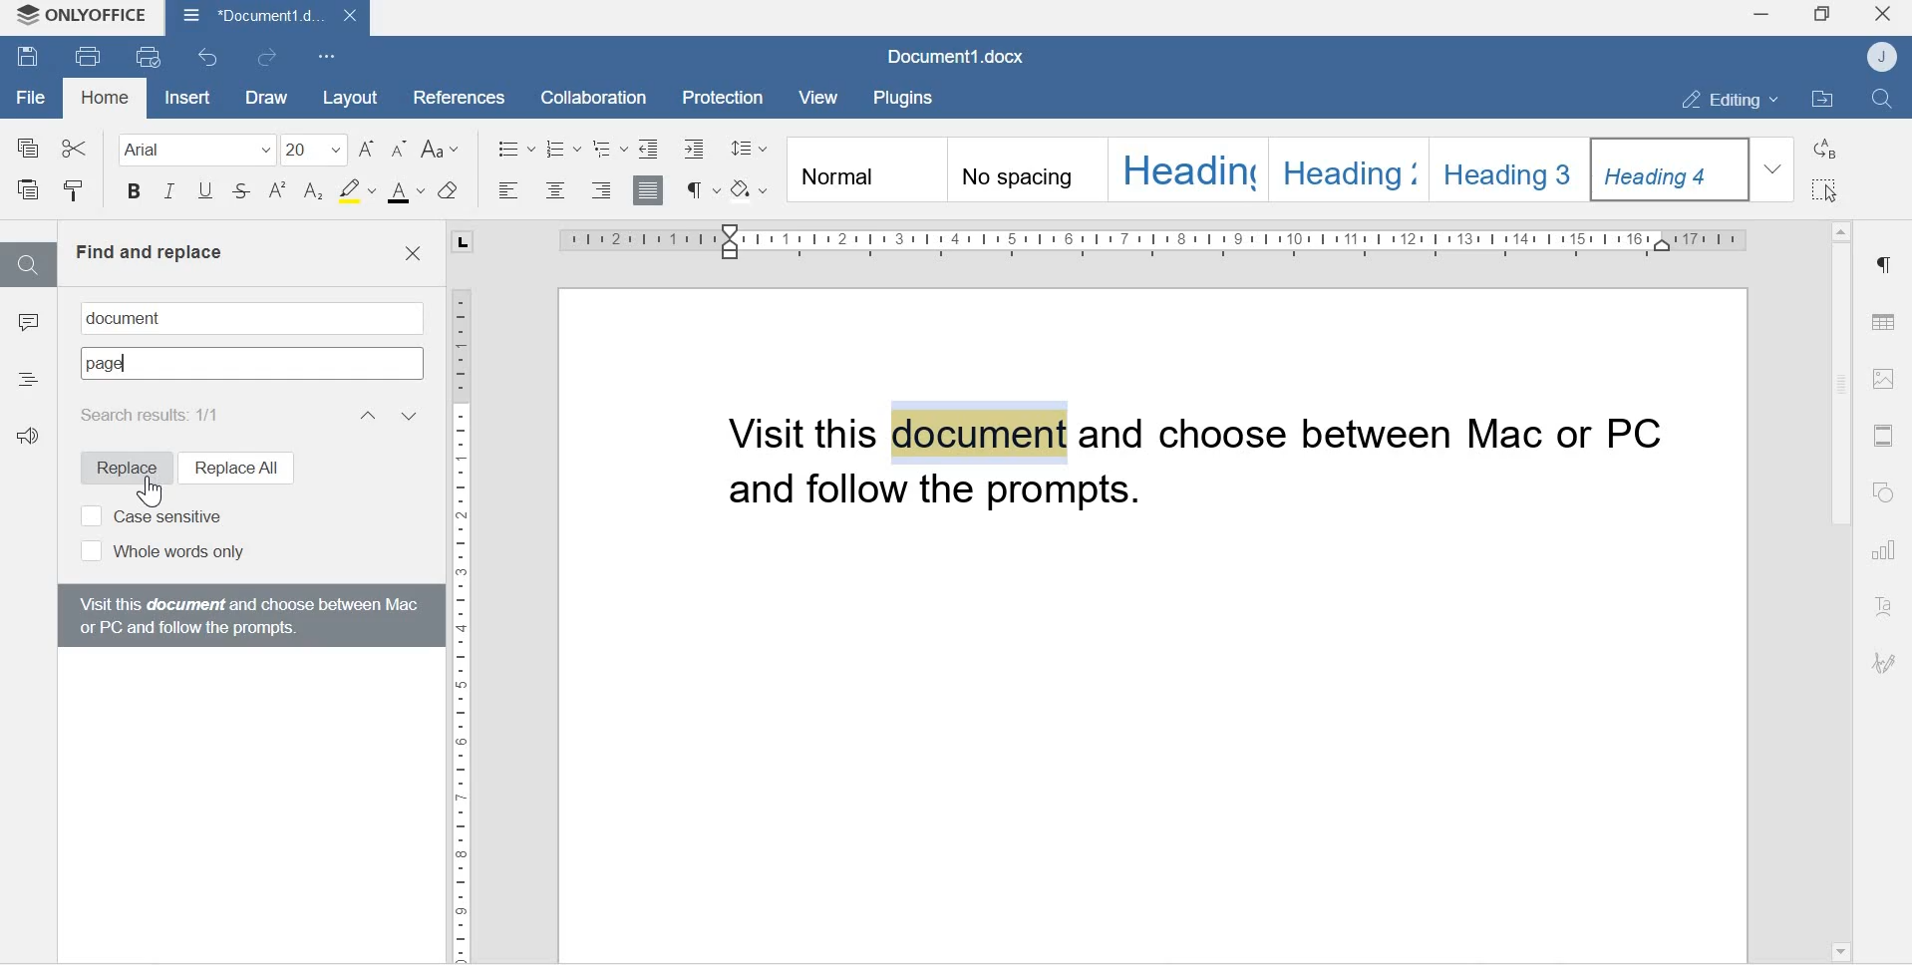 The image size is (1912, 965). What do you see at coordinates (151, 514) in the screenshot?
I see `Case sensitive` at bounding box center [151, 514].